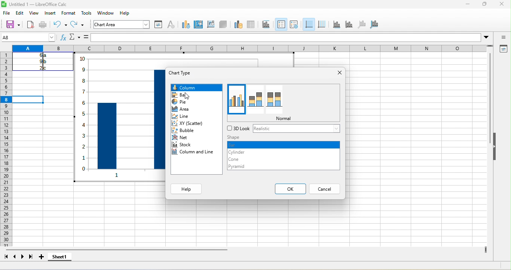 The image size is (511, 270). Describe the element at coordinates (186, 116) in the screenshot. I see `line` at that location.